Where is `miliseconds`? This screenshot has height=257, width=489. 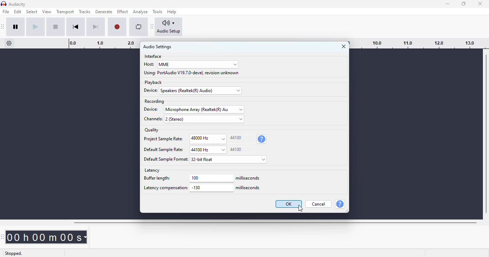 miliseconds is located at coordinates (248, 178).